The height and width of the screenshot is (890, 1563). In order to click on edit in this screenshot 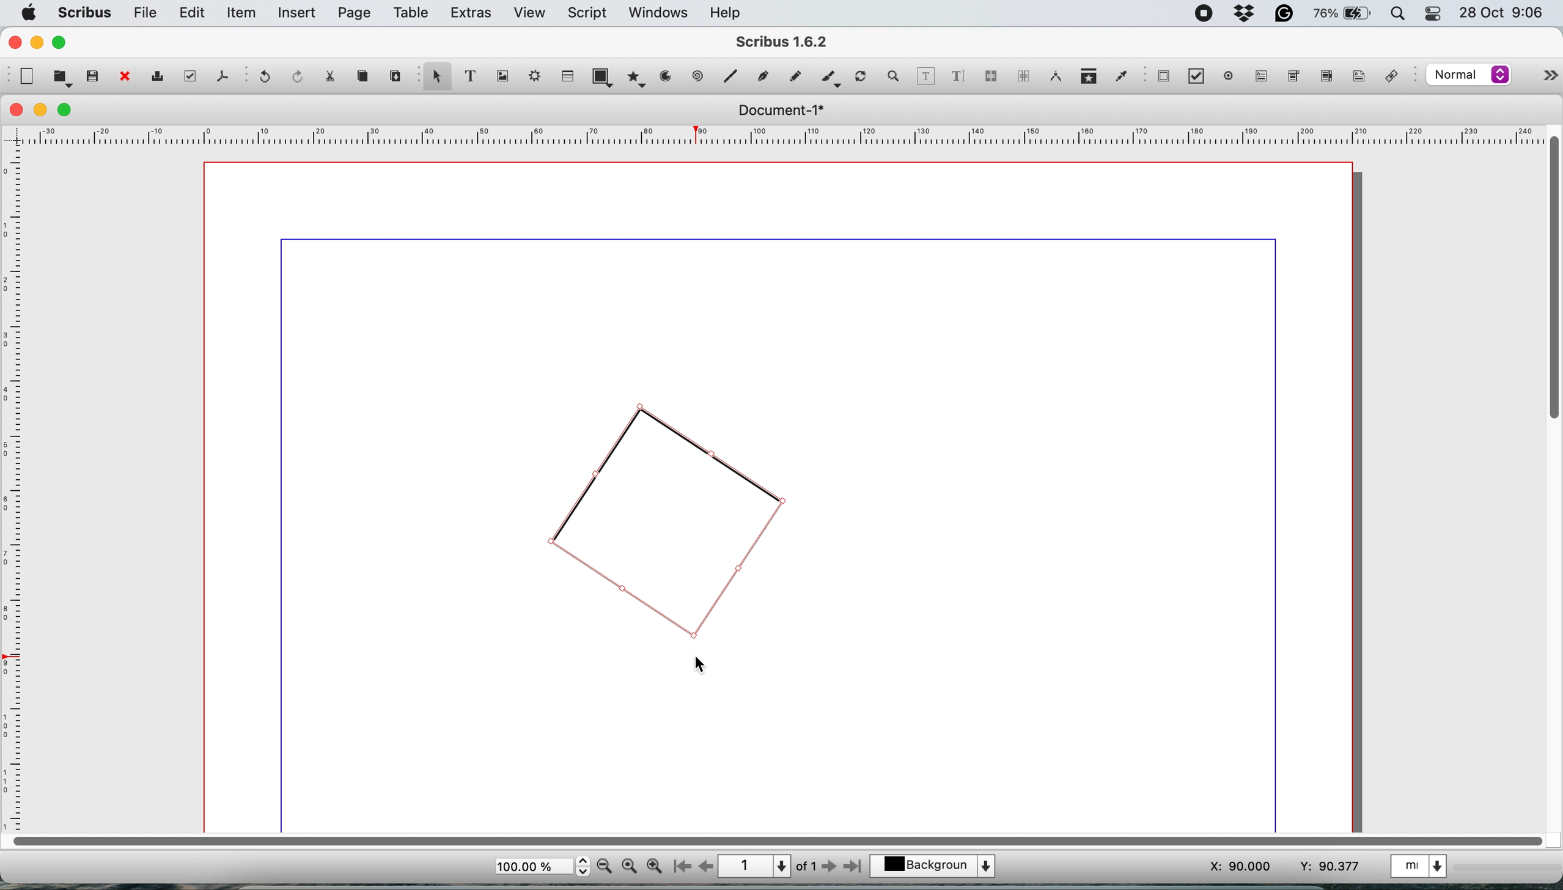, I will do `click(194, 13)`.